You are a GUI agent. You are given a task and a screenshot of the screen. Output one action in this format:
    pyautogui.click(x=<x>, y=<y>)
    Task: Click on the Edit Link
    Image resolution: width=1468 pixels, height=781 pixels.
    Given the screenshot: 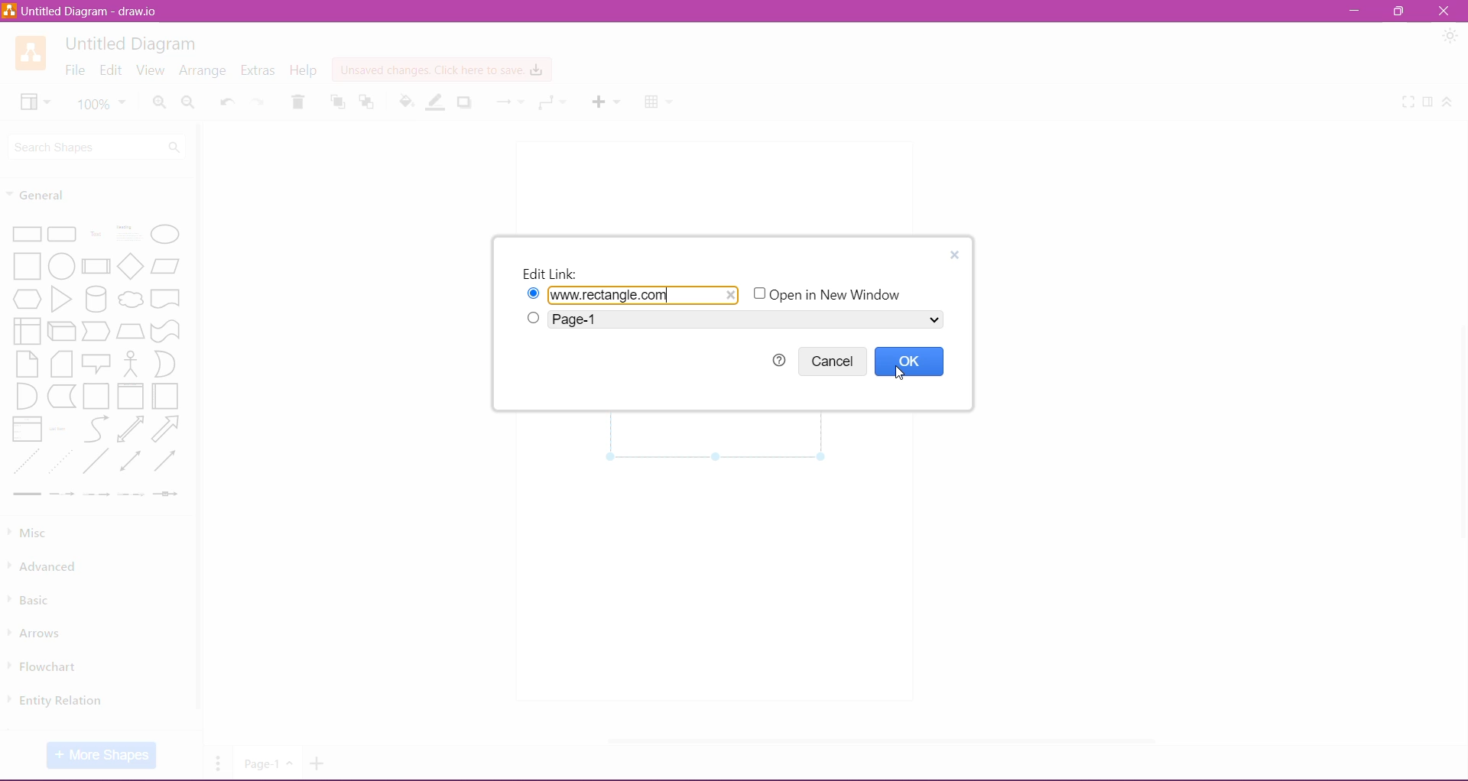 What is the action you would take?
    pyautogui.click(x=955, y=255)
    